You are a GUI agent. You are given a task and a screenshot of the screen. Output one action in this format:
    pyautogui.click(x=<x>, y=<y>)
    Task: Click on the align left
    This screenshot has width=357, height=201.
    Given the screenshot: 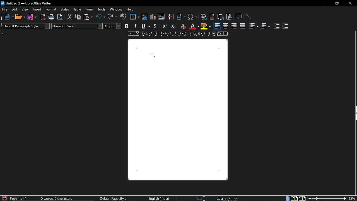 What is the action you would take?
    pyautogui.click(x=217, y=26)
    